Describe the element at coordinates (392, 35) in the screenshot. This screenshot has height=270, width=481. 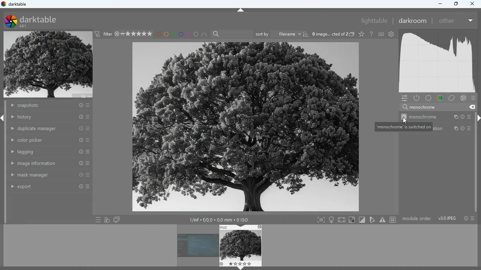
I see `settings` at that location.